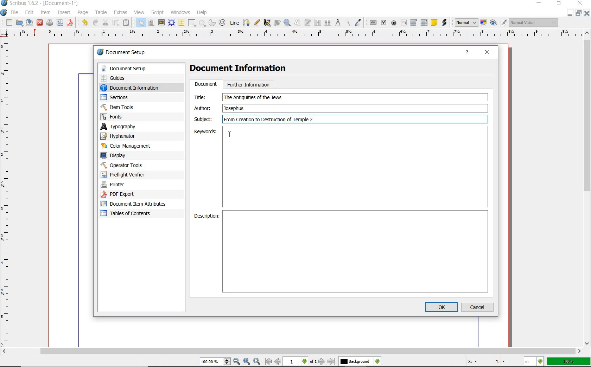 This screenshot has height=367, width=591. Describe the element at coordinates (7, 193) in the screenshot. I see `ruler` at that location.